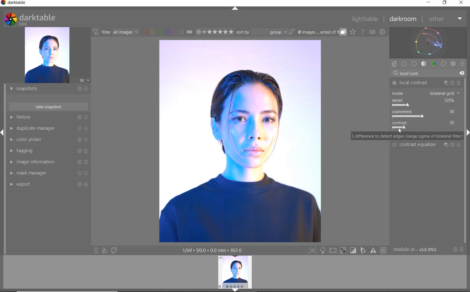 This screenshot has height=292, width=470. What do you see at coordinates (400, 130) in the screenshot?
I see `Cursor` at bounding box center [400, 130].